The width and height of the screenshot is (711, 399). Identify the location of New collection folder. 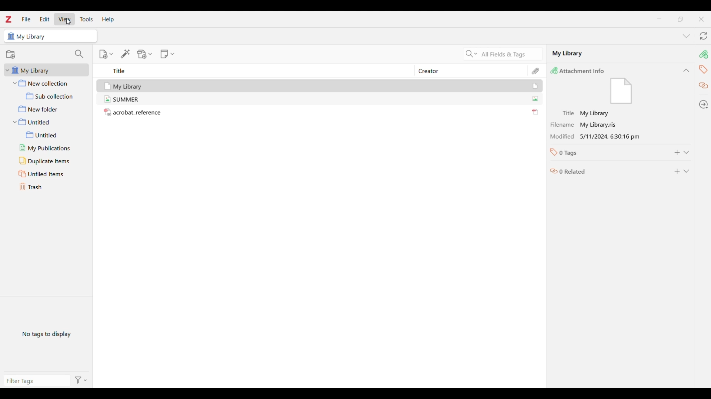
(47, 83).